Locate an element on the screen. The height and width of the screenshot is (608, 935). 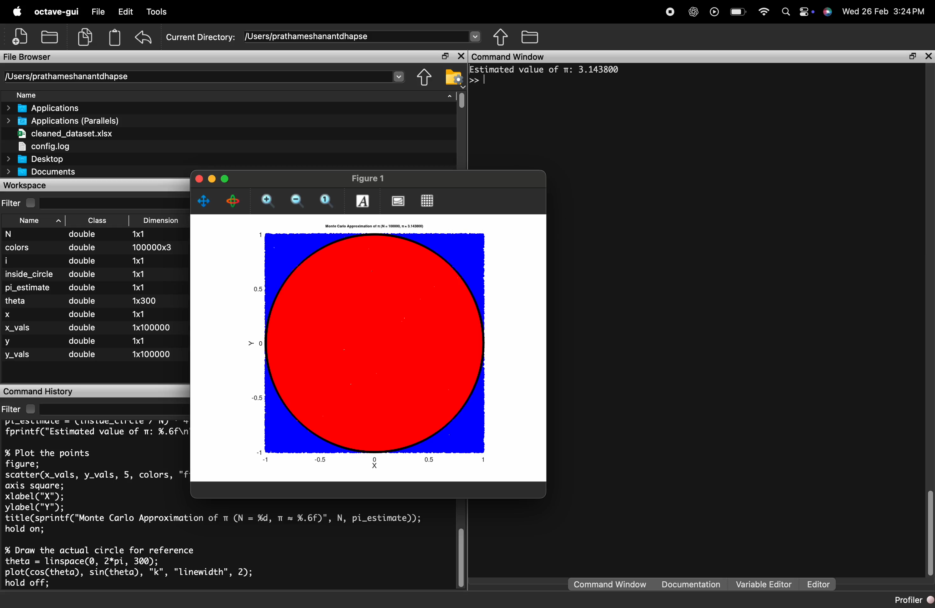
File is located at coordinates (98, 13).